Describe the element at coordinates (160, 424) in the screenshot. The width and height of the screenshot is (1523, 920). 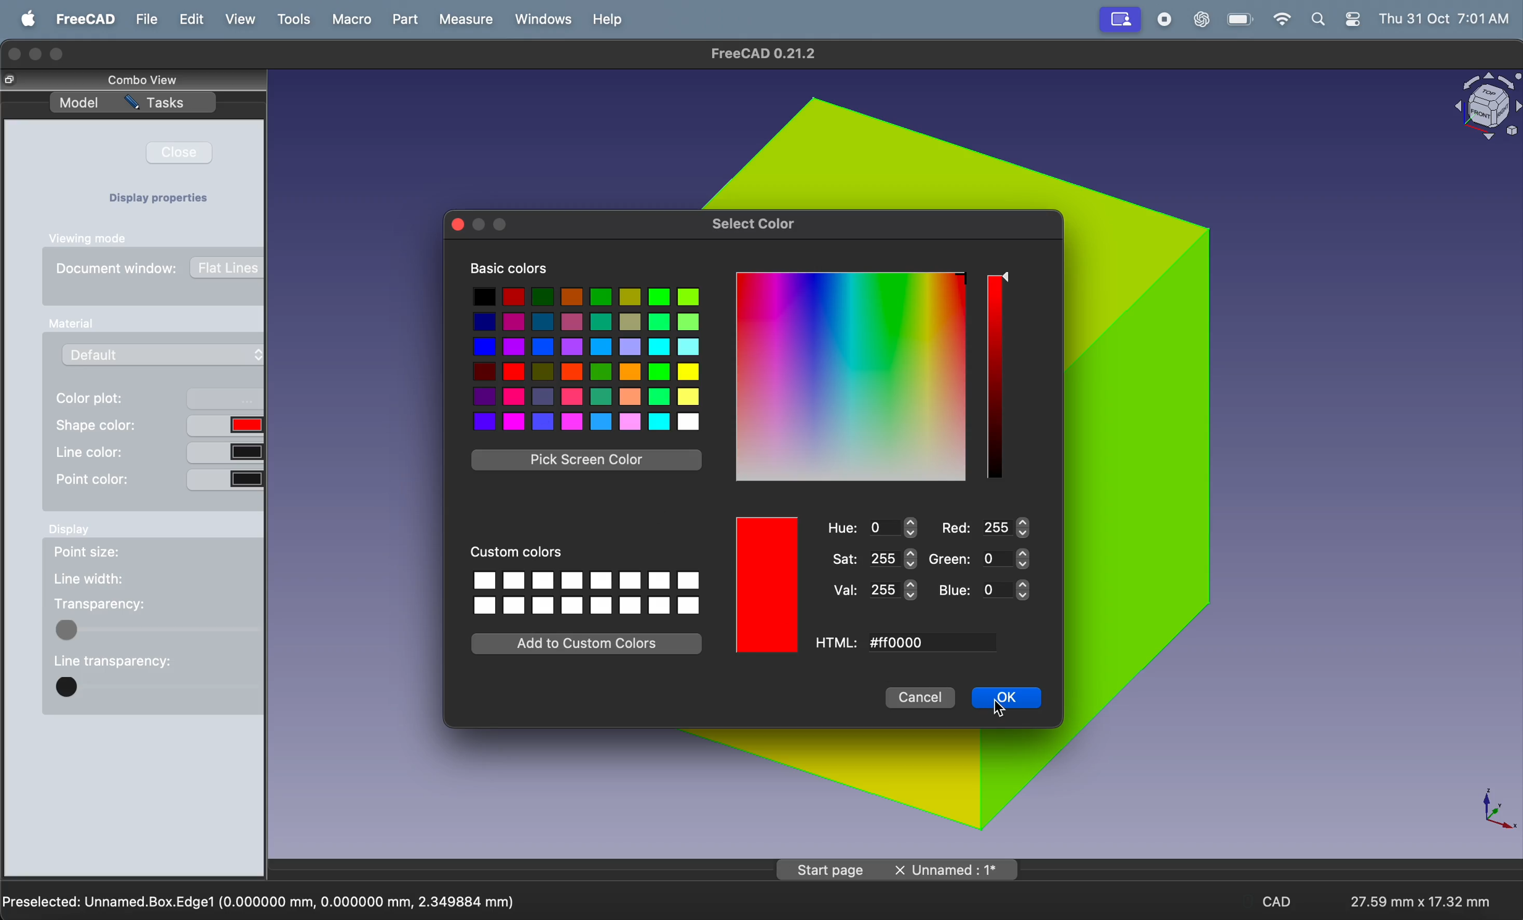
I see `shape color` at that location.